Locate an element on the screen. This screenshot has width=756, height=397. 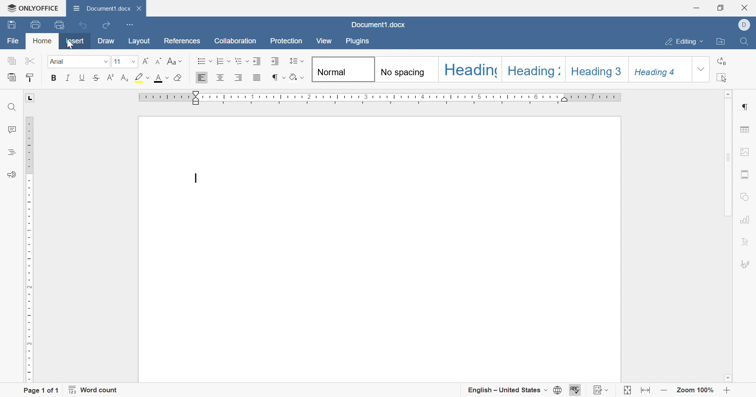
Drop Down is located at coordinates (103, 63).